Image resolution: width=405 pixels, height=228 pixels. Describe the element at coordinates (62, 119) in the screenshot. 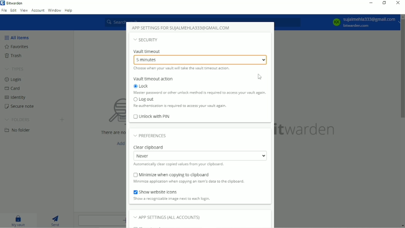

I see `Add folder` at that location.